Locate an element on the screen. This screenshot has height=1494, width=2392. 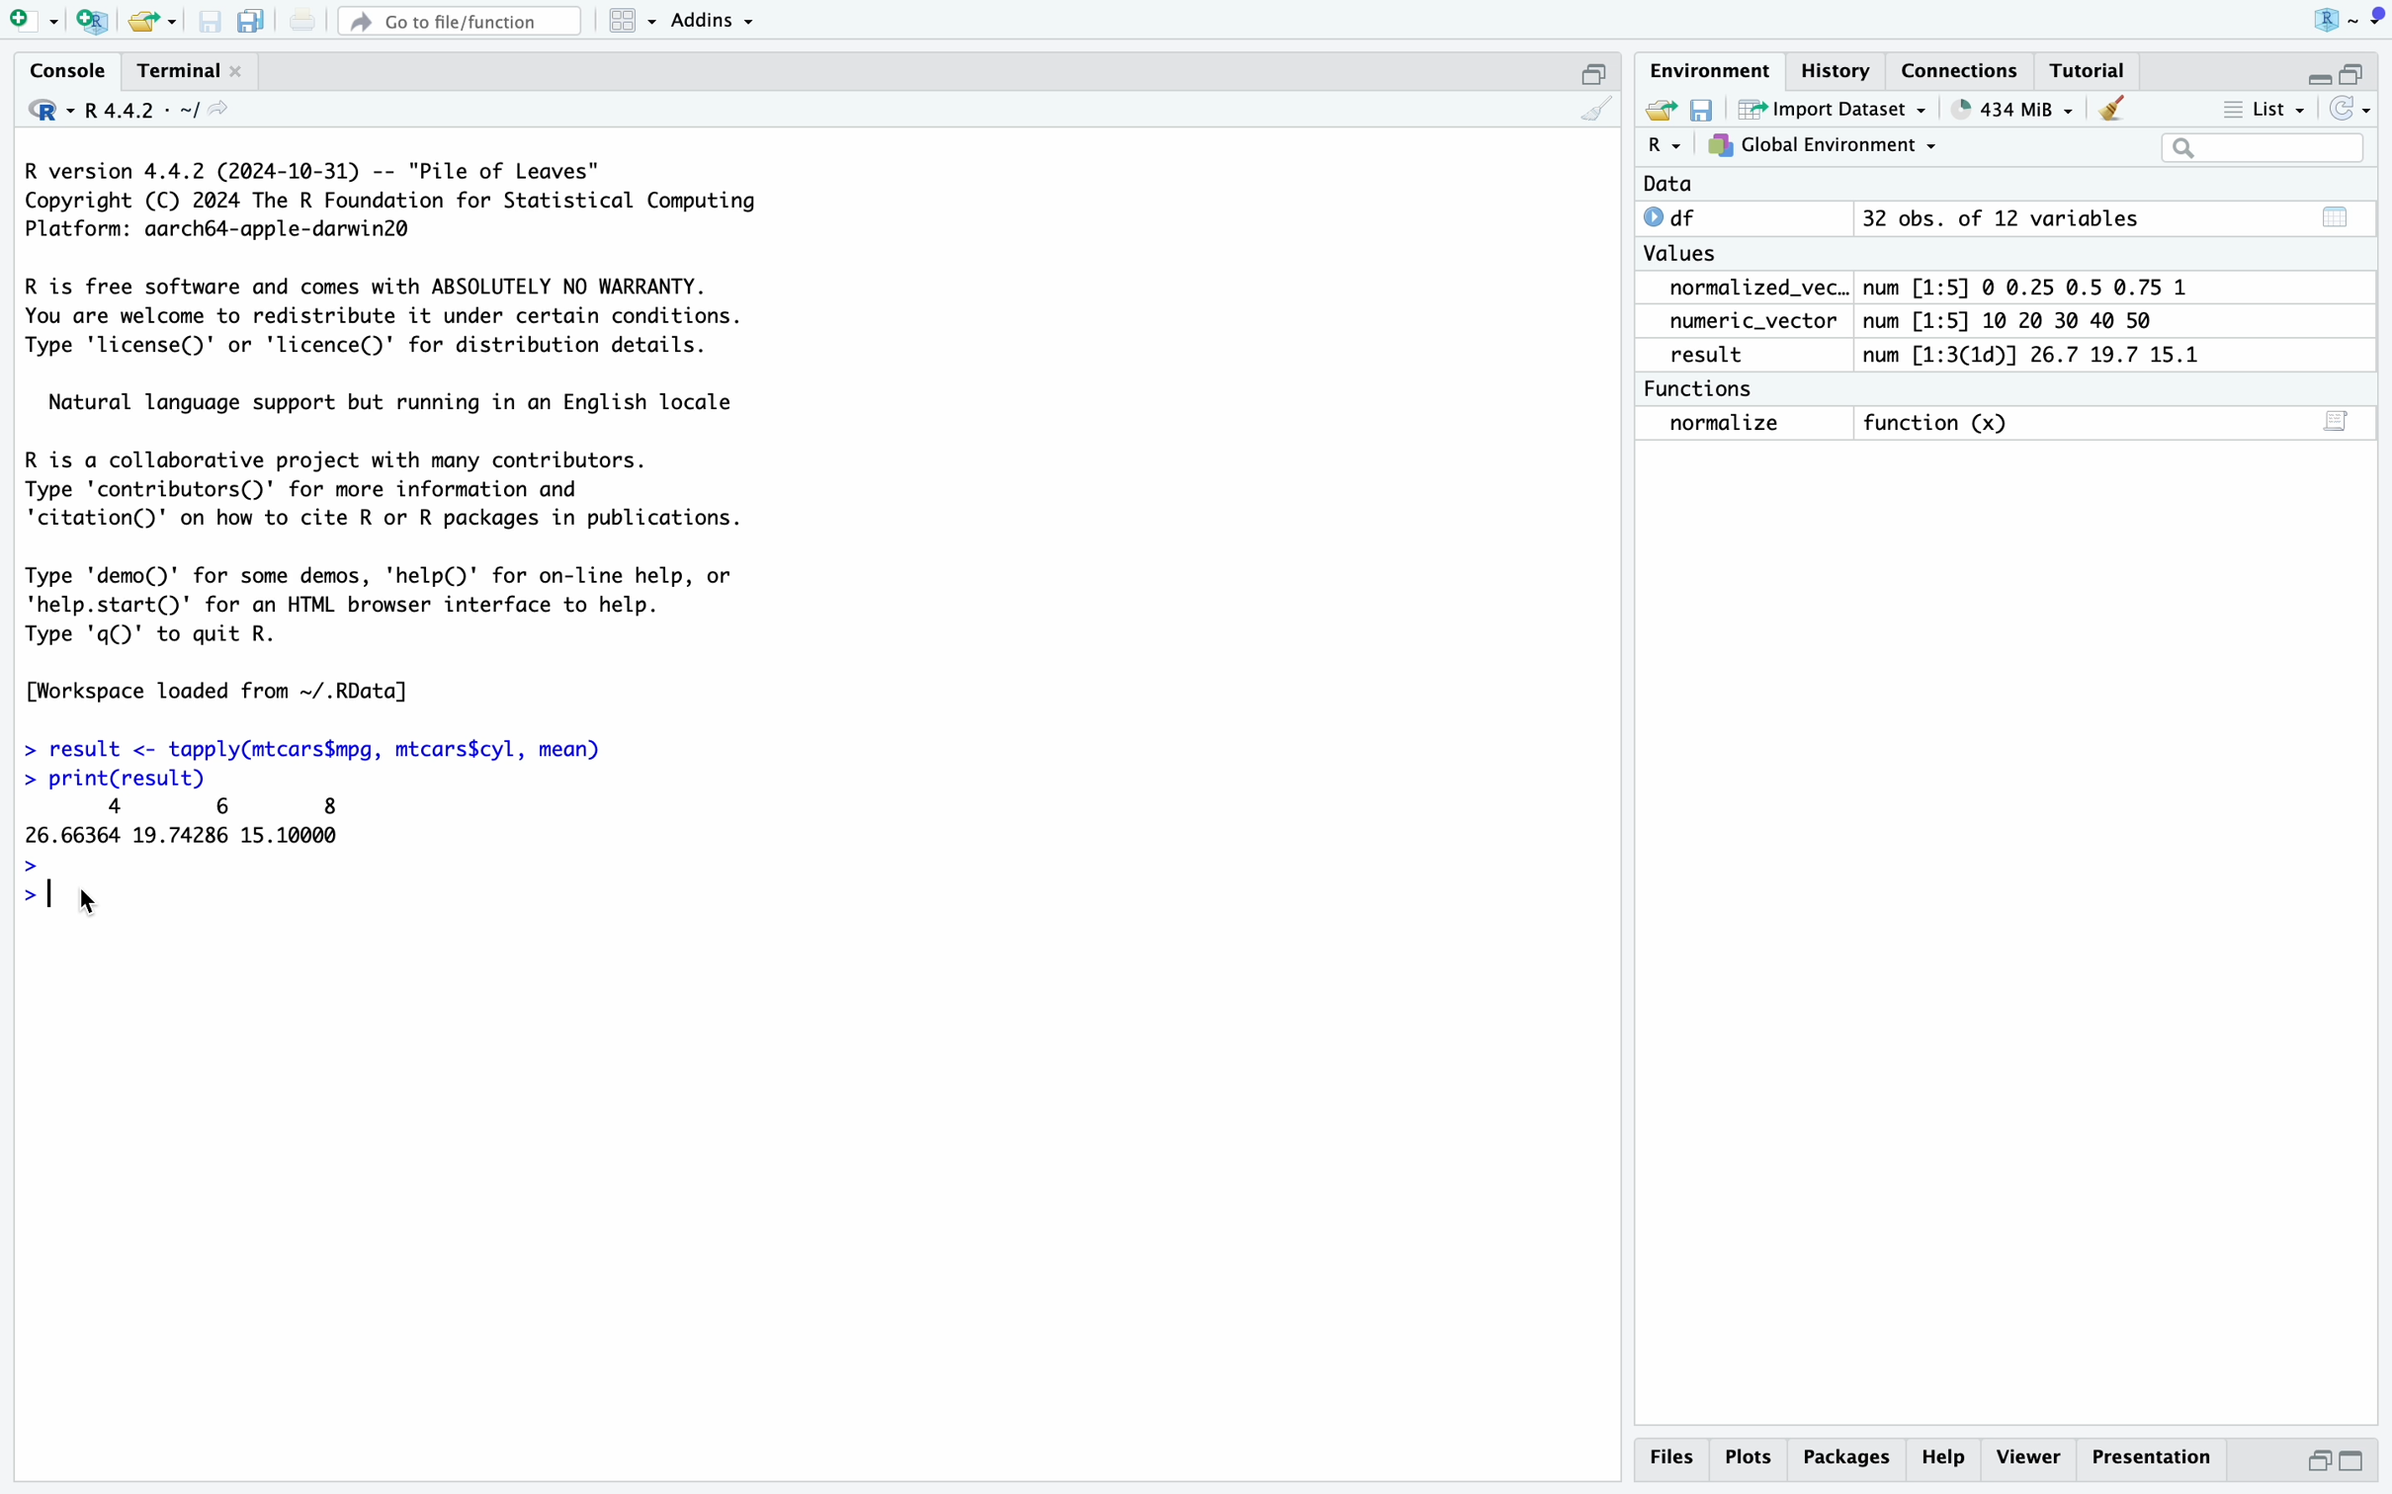
Connections is located at coordinates (1961, 69).